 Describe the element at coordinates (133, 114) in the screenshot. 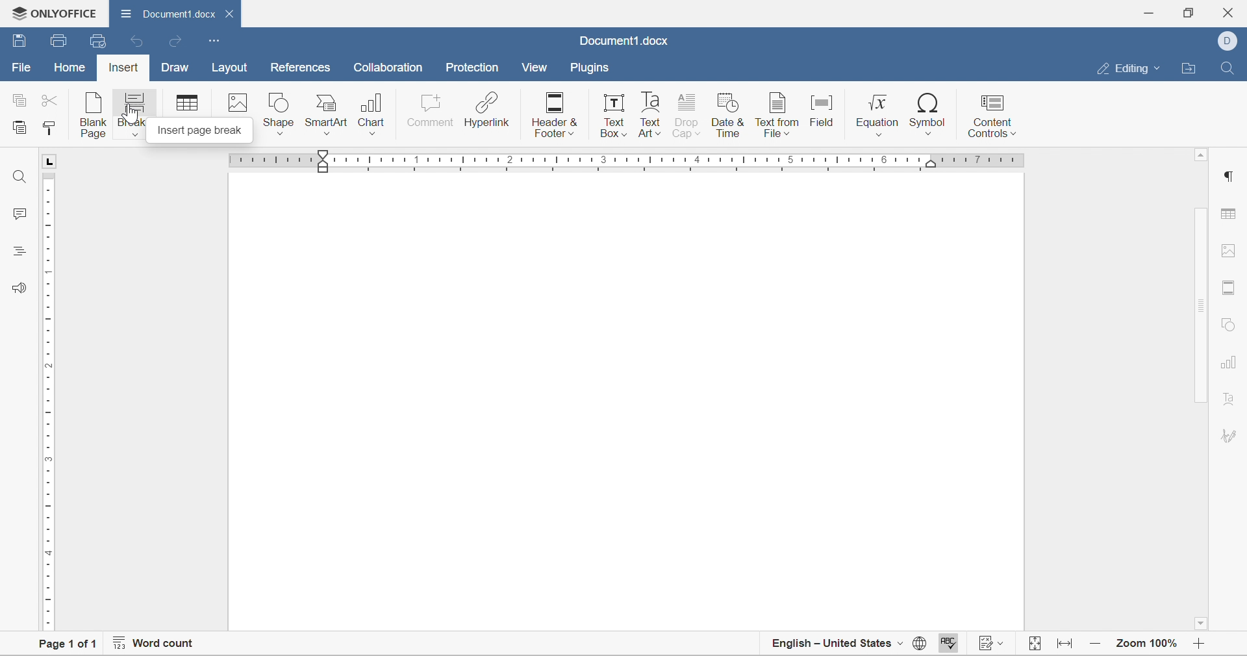

I see `Insert page break` at that location.